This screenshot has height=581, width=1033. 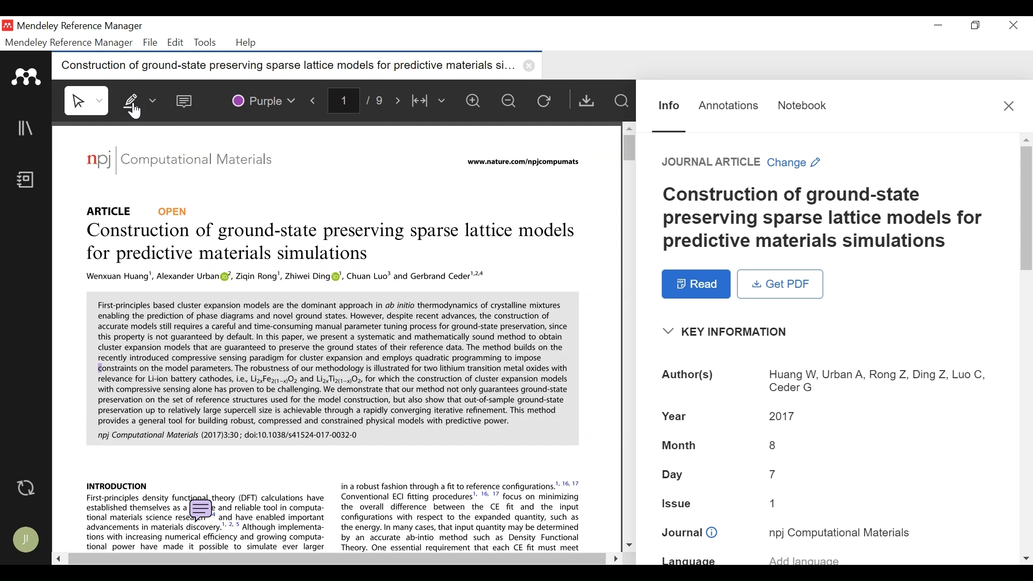 What do you see at coordinates (621, 101) in the screenshot?
I see `Find in Files` at bounding box center [621, 101].